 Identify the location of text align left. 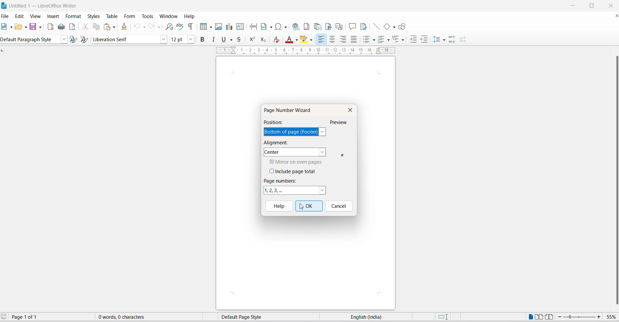
(321, 40).